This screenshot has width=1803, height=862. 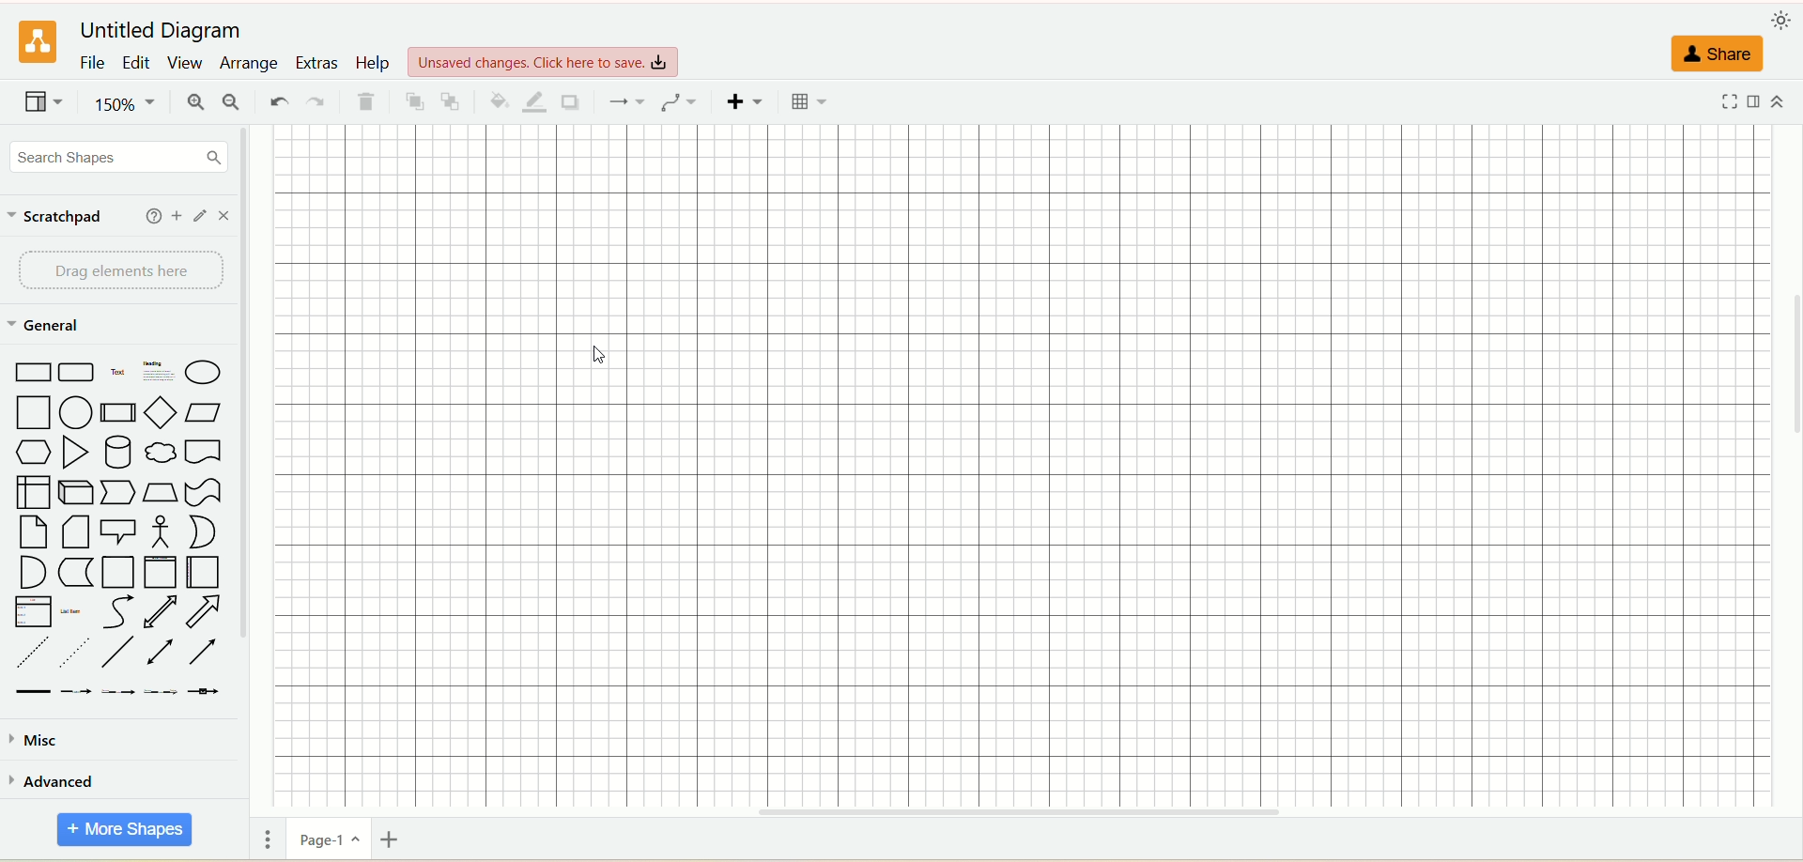 I want to click on format, so click(x=1762, y=101).